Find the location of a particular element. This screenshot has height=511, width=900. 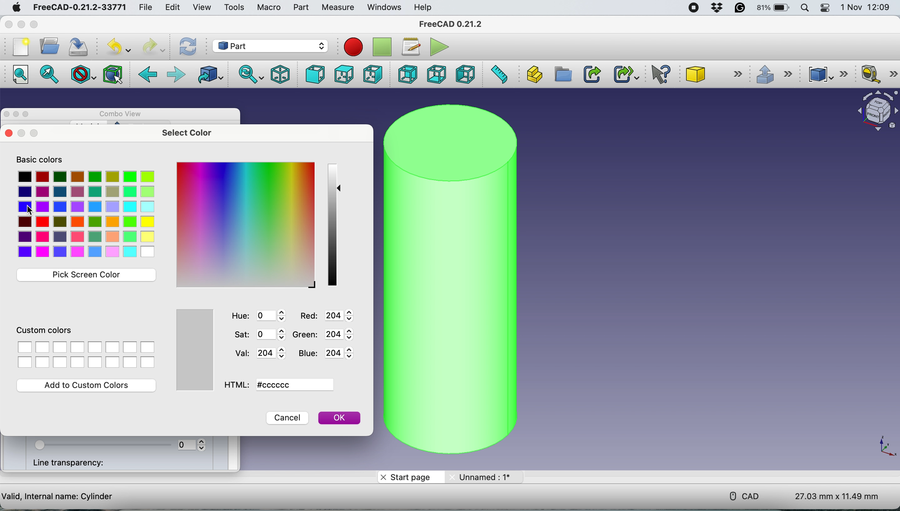

basic colors is located at coordinates (40, 159).